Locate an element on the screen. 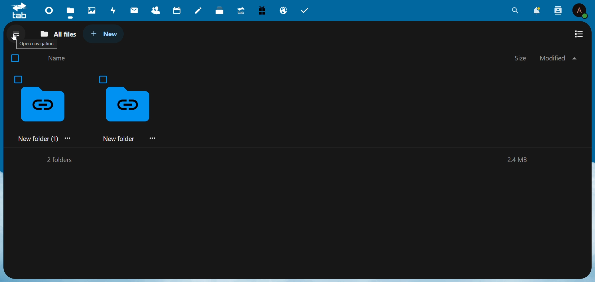 The image size is (595, 282). task is located at coordinates (307, 11).